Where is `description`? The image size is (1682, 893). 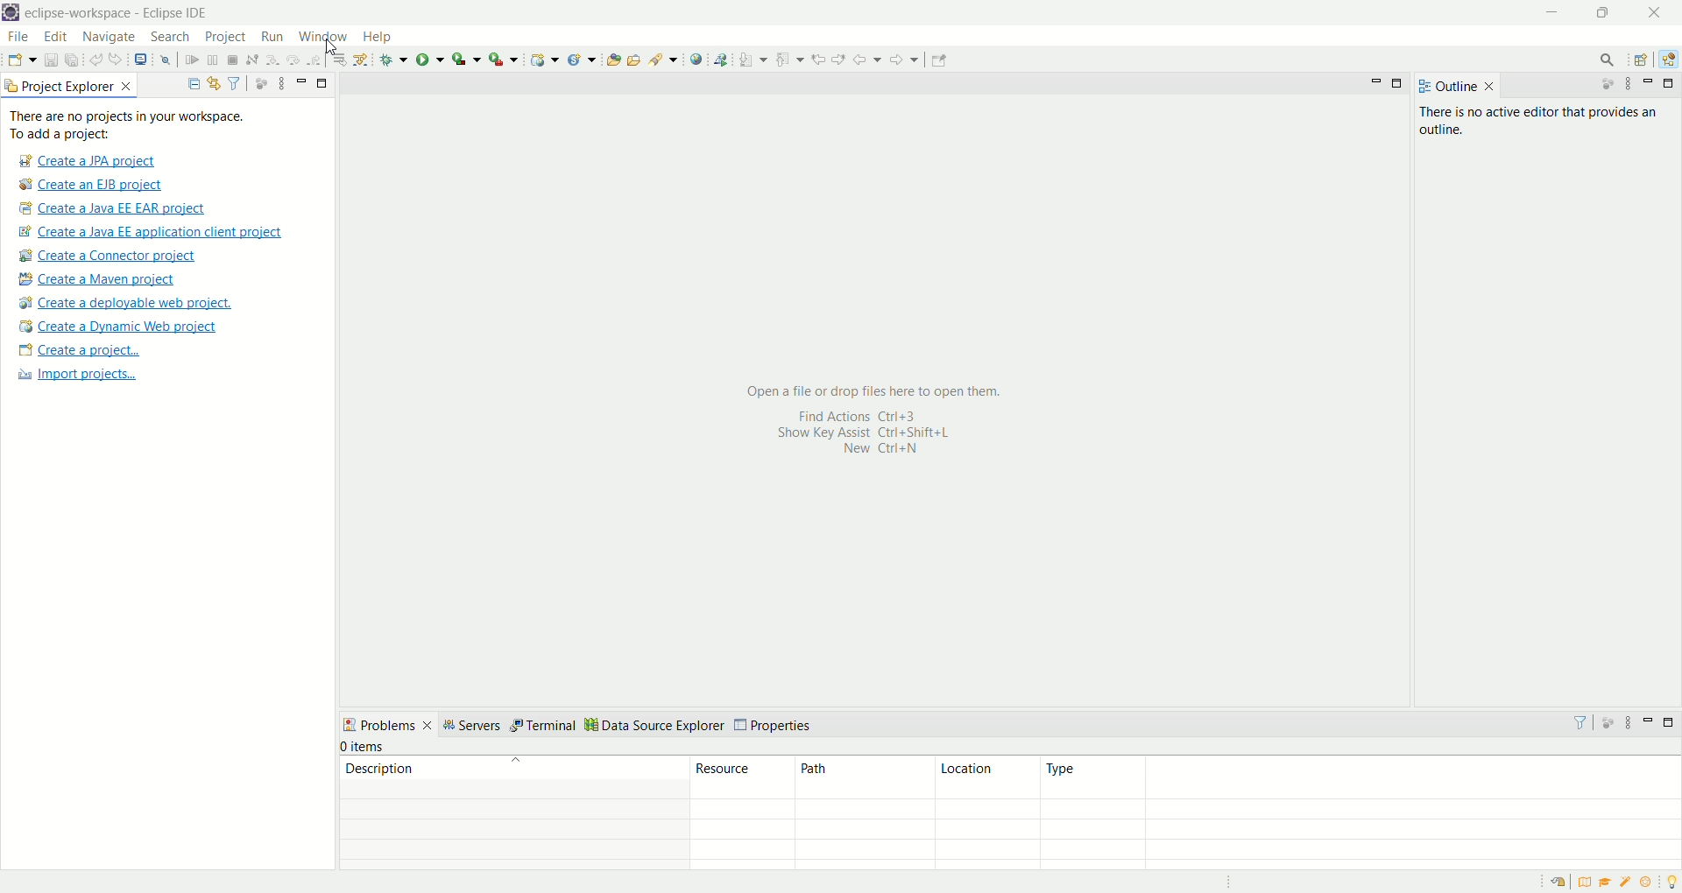 description is located at coordinates (511, 777).